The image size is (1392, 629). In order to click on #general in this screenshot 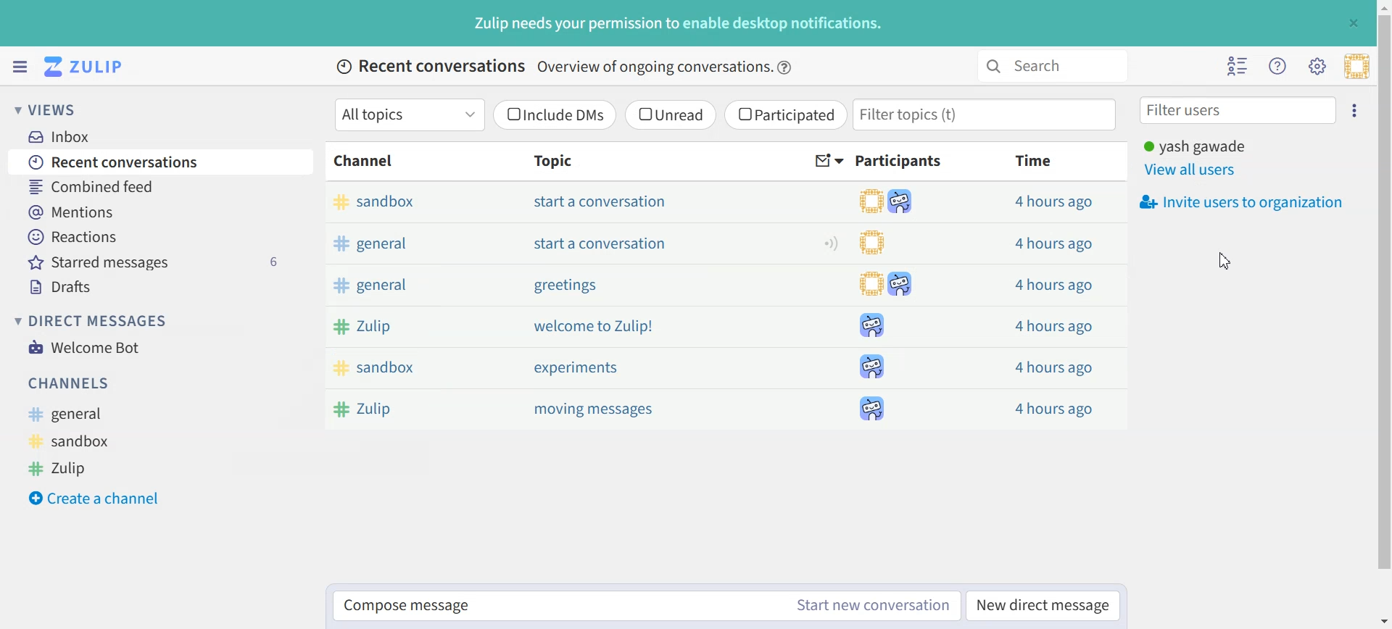, I will do `click(73, 415)`.